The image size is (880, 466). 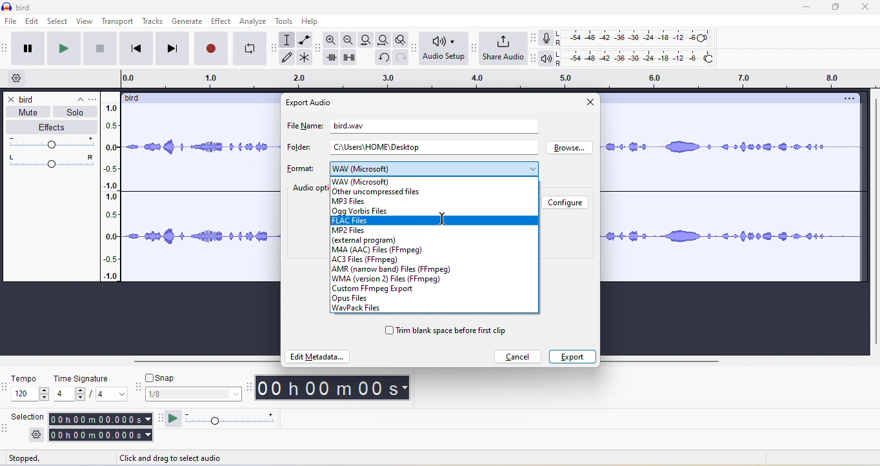 I want to click on collapse, so click(x=75, y=97).